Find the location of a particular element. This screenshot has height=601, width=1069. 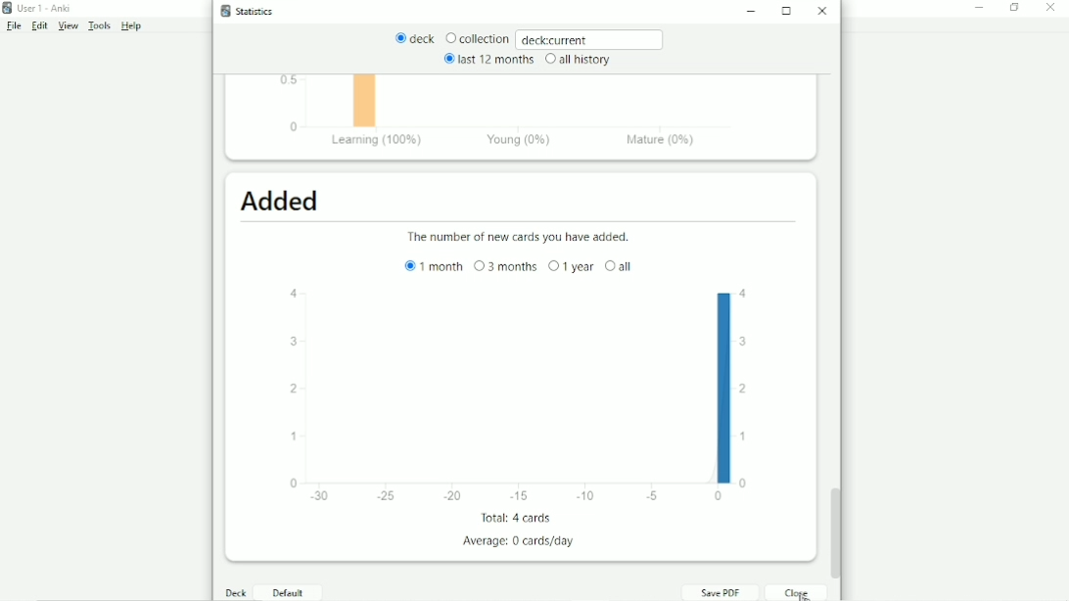

User 1 - Anki is located at coordinates (44, 8).